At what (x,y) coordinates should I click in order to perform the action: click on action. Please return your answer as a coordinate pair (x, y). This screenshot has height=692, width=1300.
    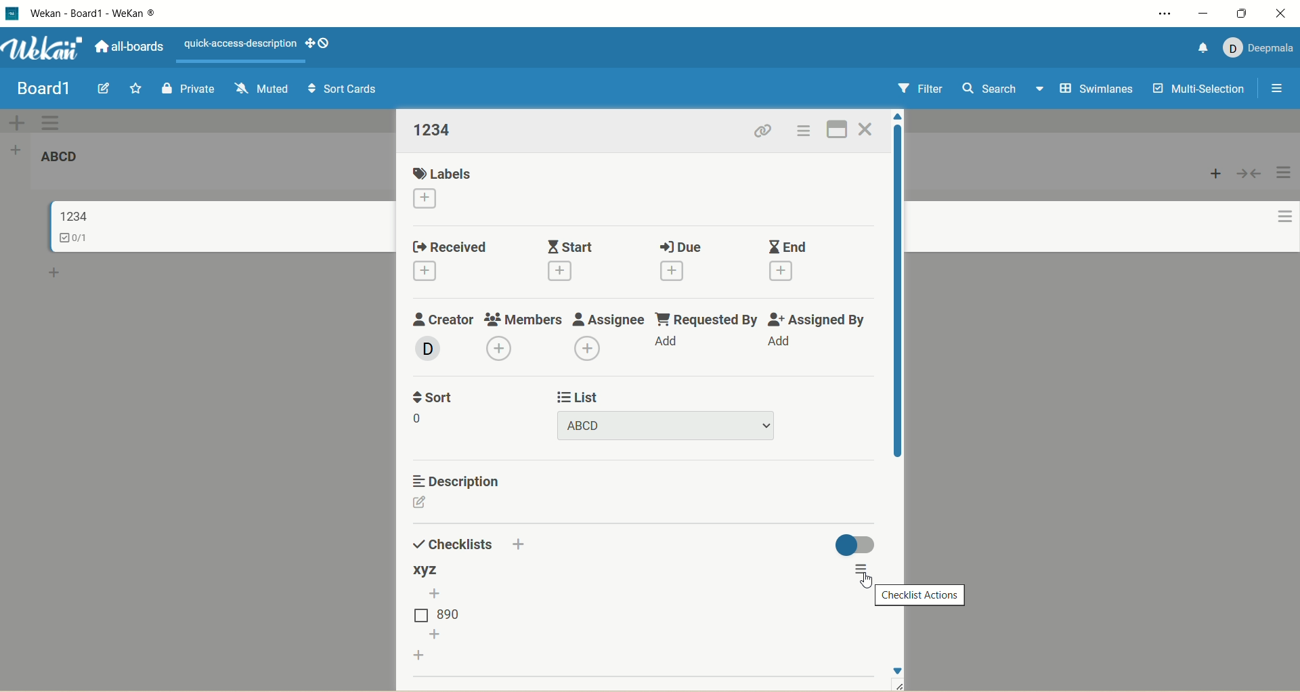
    Looking at the image, I should click on (1285, 199).